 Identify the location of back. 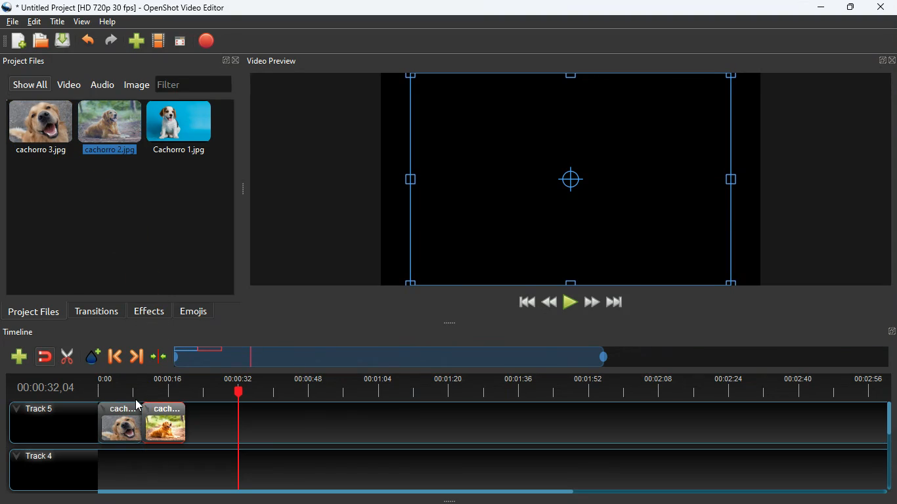
(548, 302).